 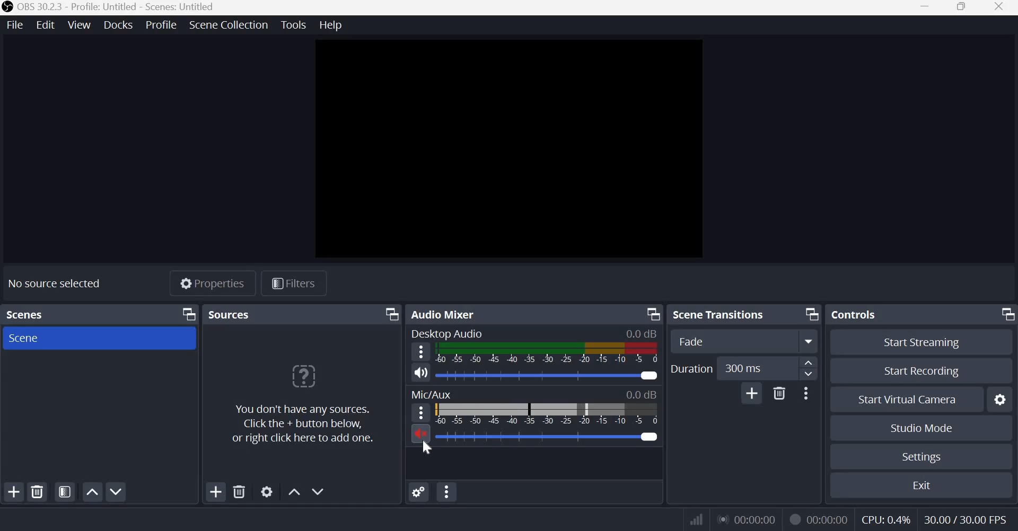 What do you see at coordinates (215, 283) in the screenshot?
I see `Properties` at bounding box center [215, 283].